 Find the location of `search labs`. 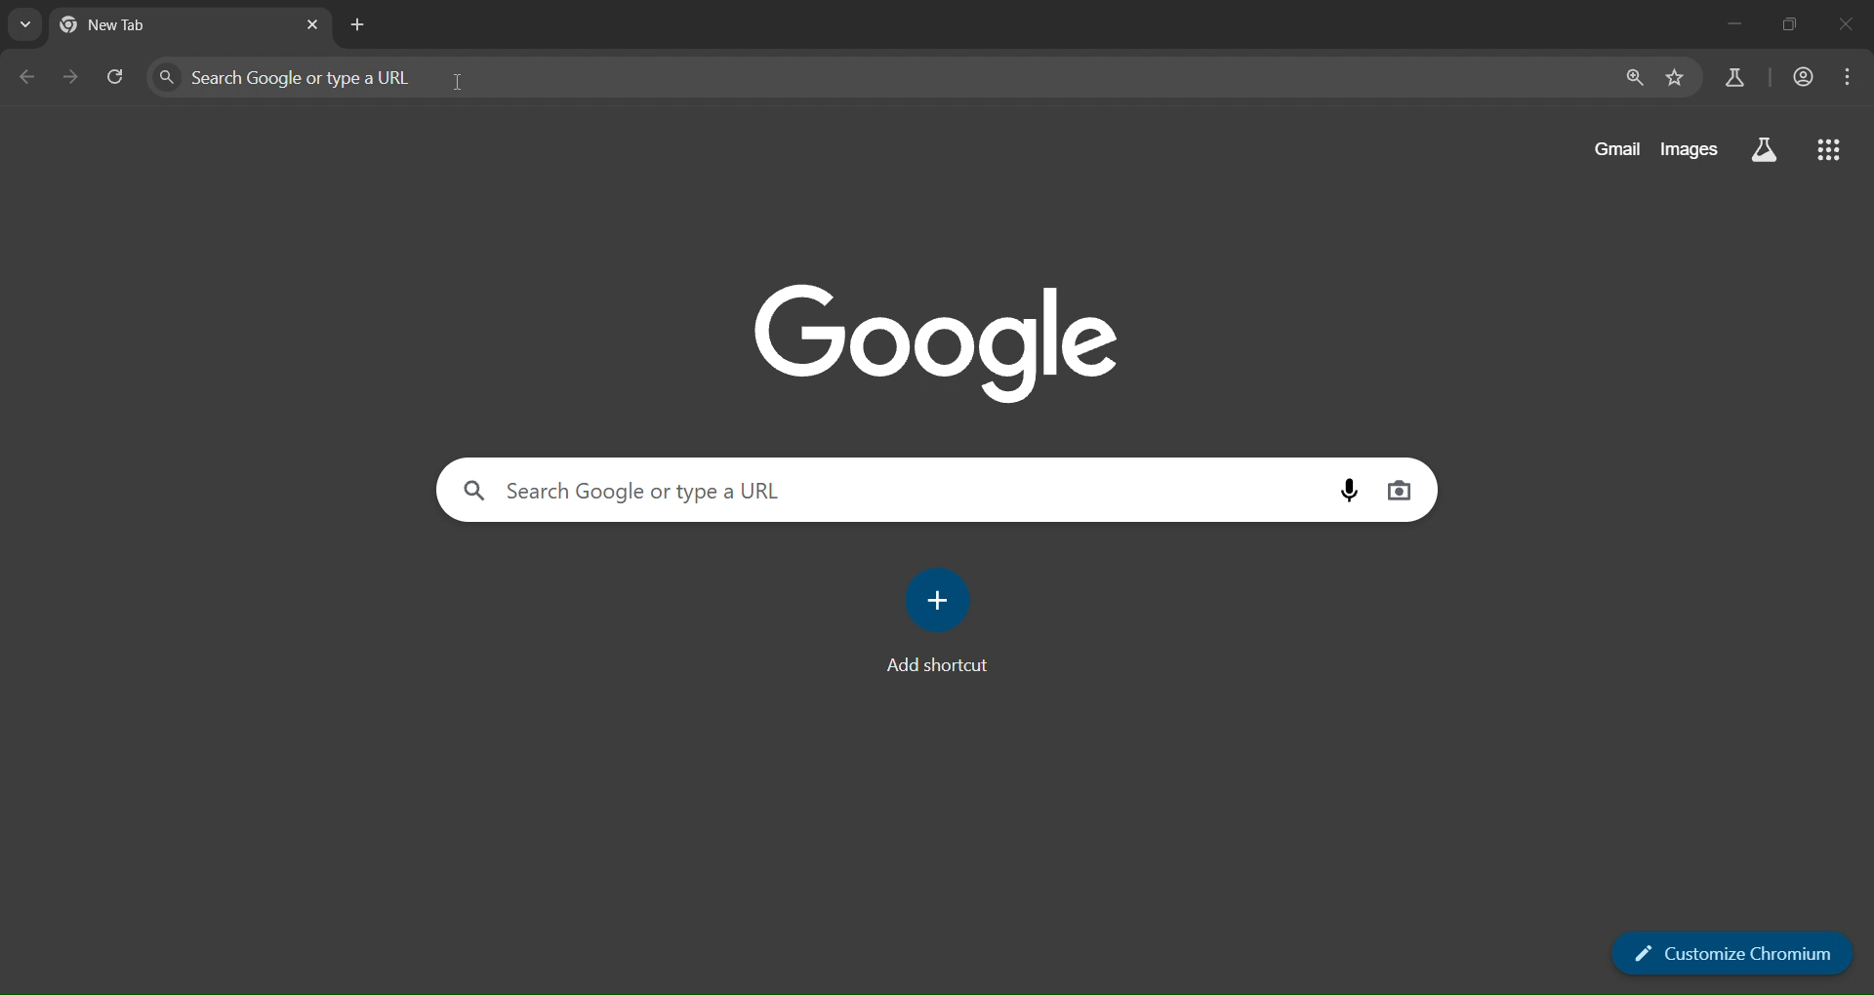

search labs is located at coordinates (1767, 153).